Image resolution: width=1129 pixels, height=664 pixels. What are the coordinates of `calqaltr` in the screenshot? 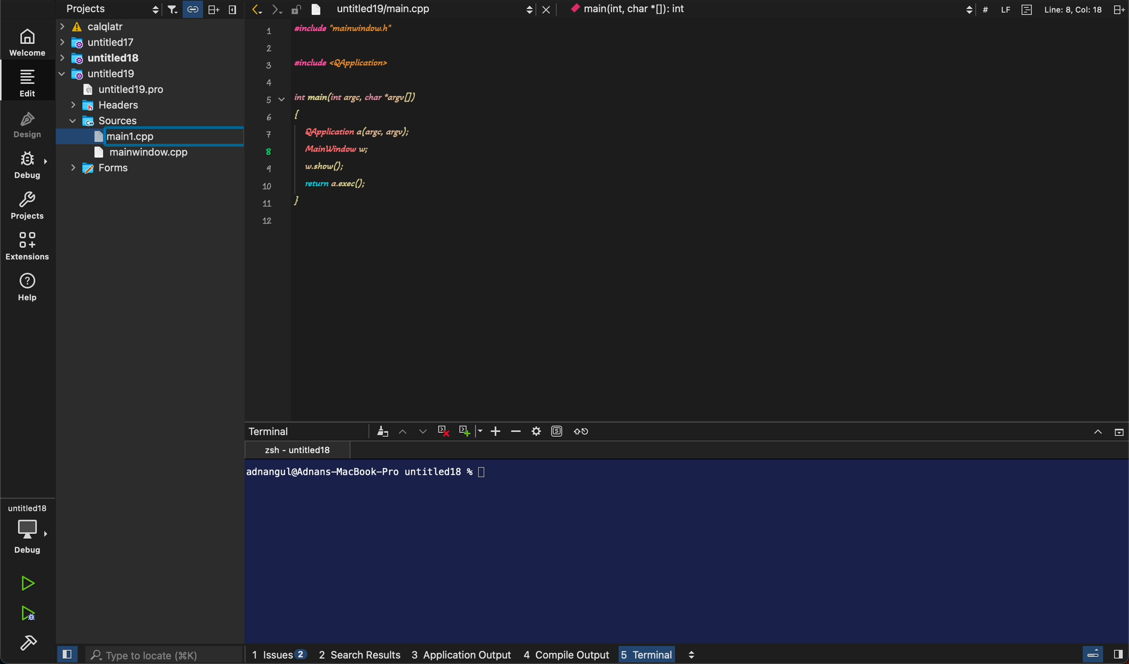 It's located at (151, 27).